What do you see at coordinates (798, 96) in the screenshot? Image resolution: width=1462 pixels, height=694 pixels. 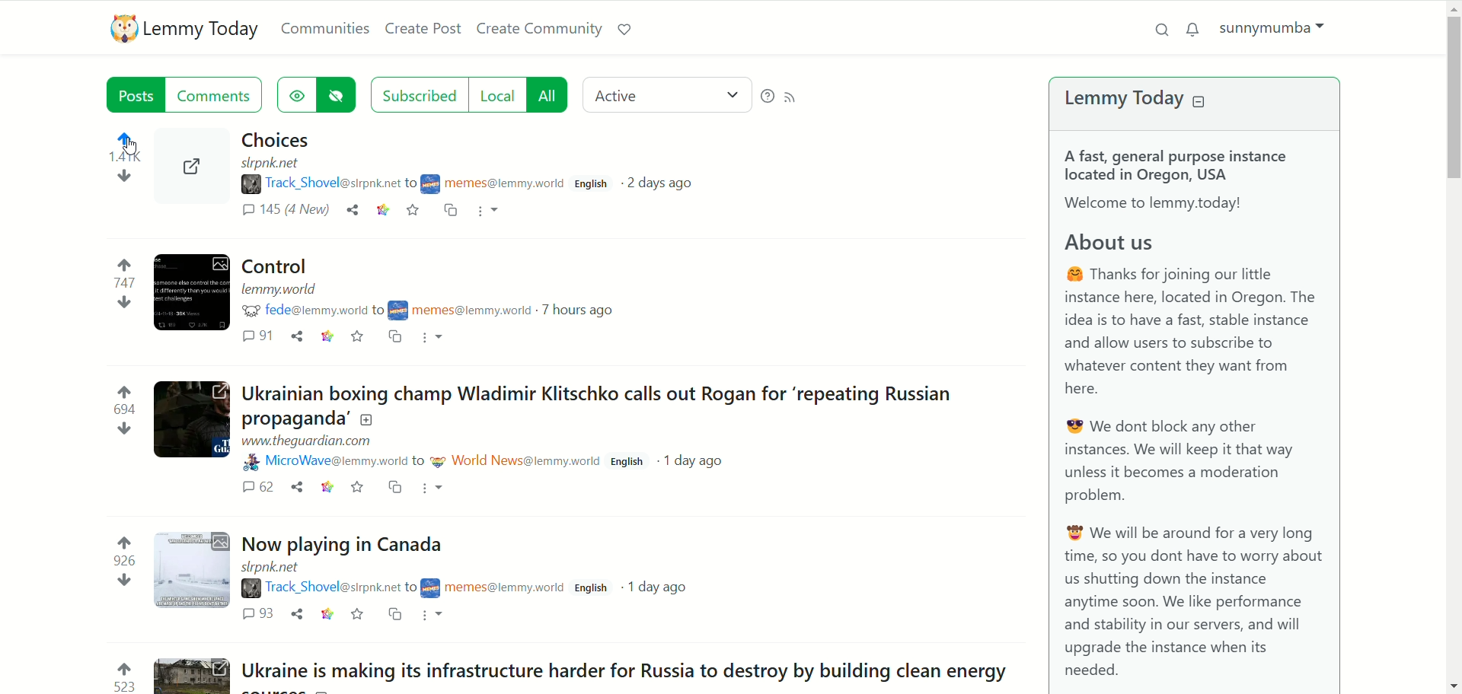 I see `RSS` at bounding box center [798, 96].